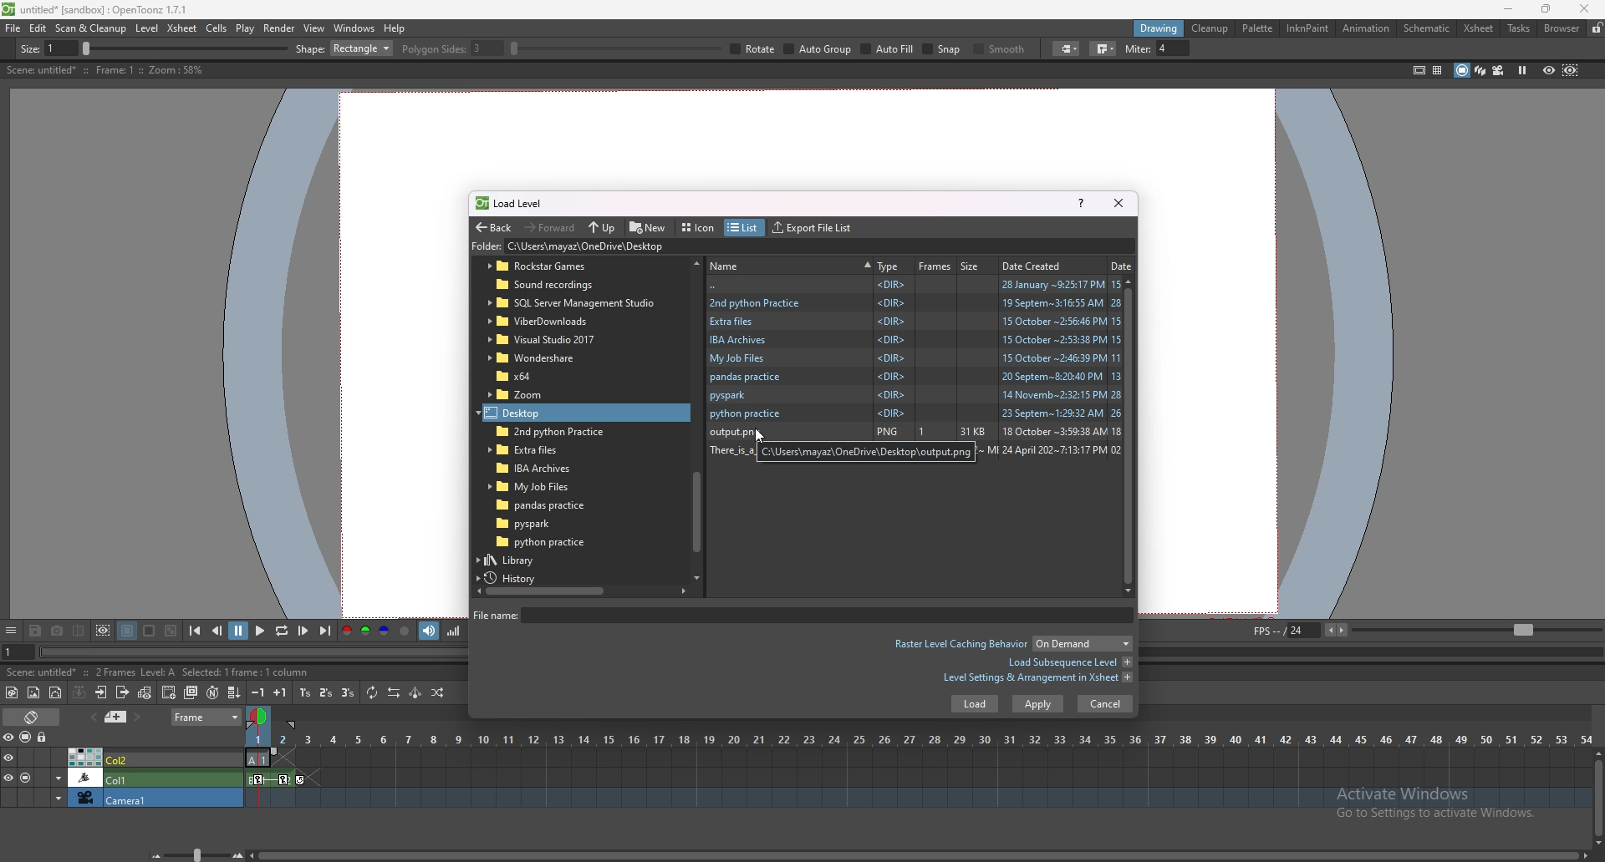  I want to click on first frame, so click(195, 631).